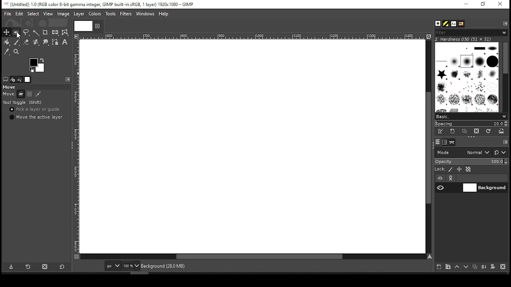 The width and height of the screenshot is (511, 287). What do you see at coordinates (467, 77) in the screenshot?
I see `brushes` at bounding box center [467, 77].